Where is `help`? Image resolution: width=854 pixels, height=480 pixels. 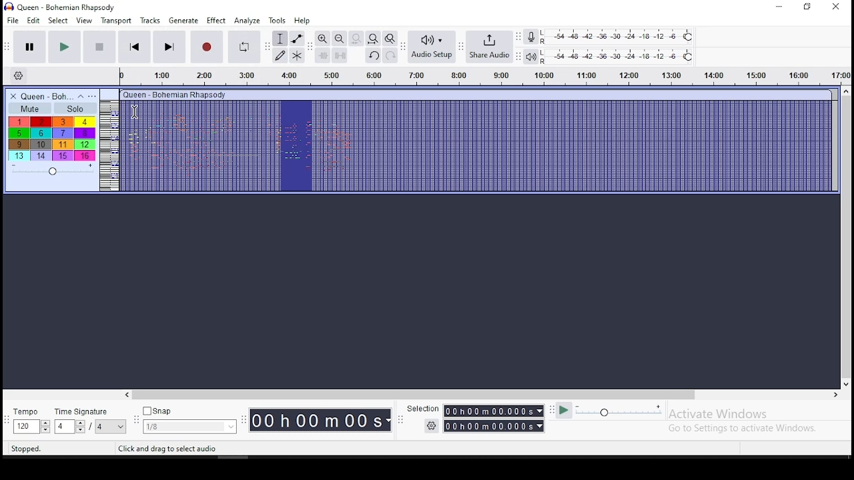
help is located at coordinates (301, 21).